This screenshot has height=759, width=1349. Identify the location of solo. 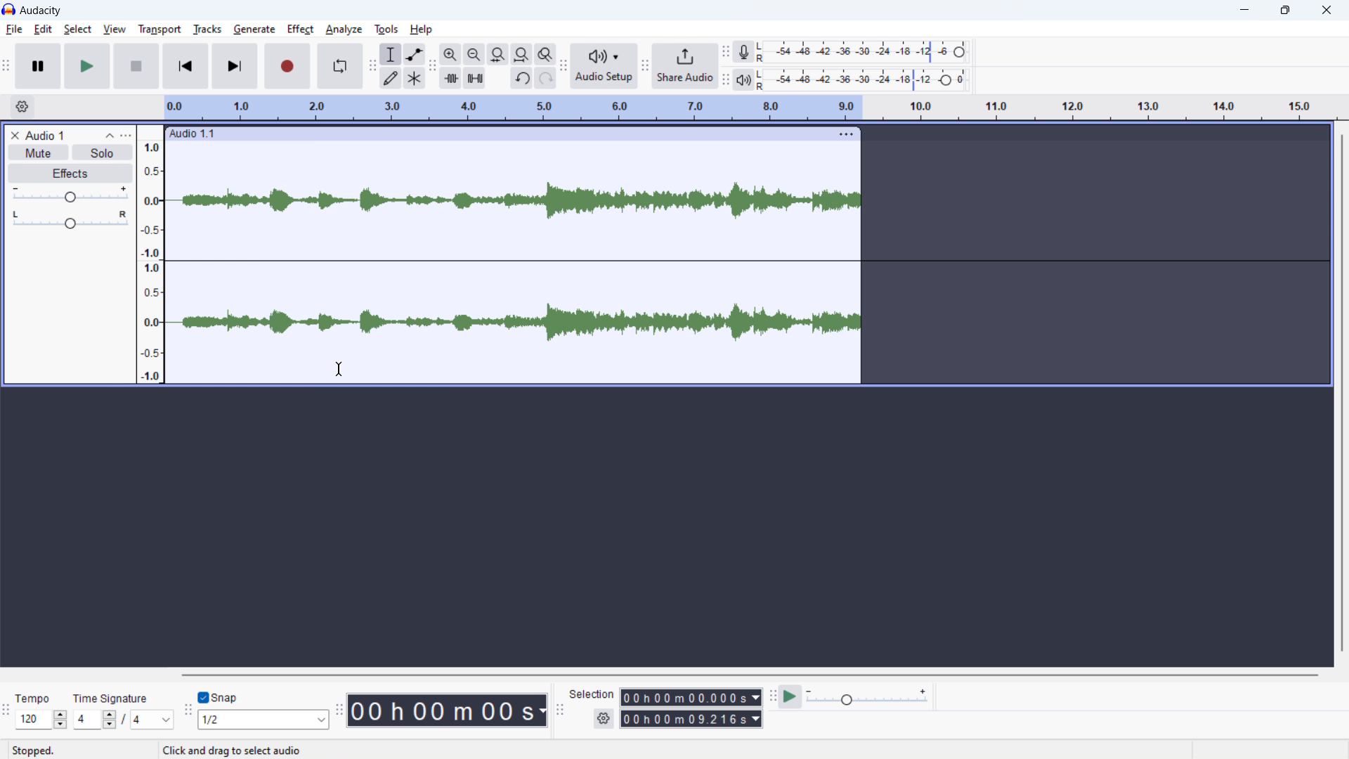
(103, 152).